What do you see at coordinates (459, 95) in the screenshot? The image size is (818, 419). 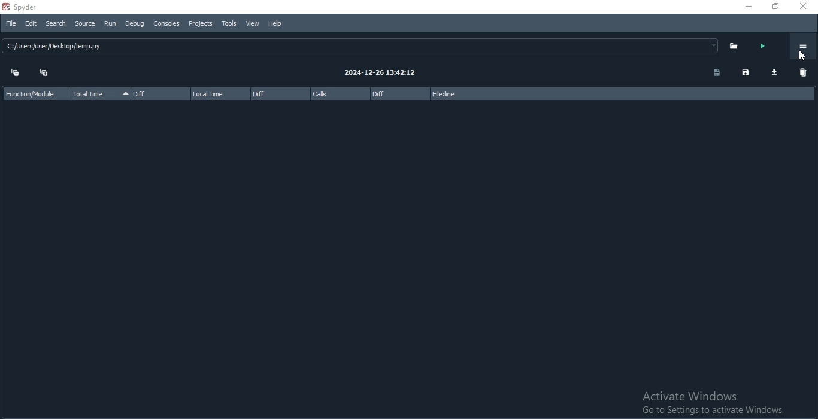 I see `file:line` at bounding box center [459, 95].